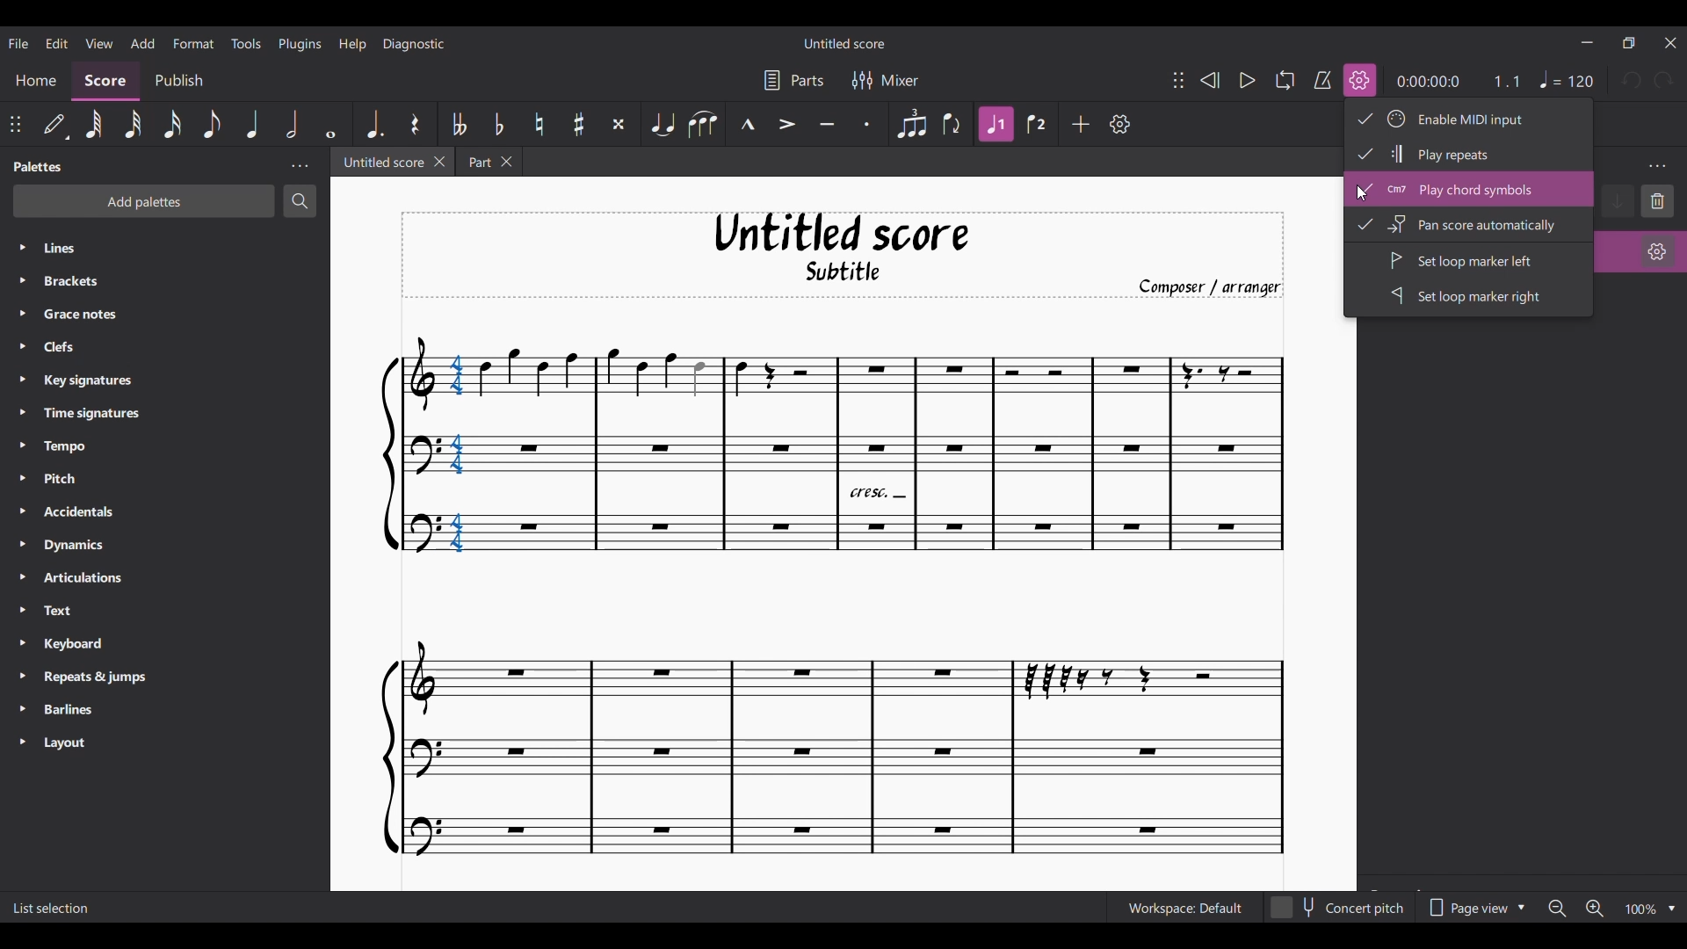 Image resolution: width=1687 pixels, height=949 pixels. Describe the element at coordinates (21, 495) in the screenshot. I see `Expand respective palette lines` at that location.